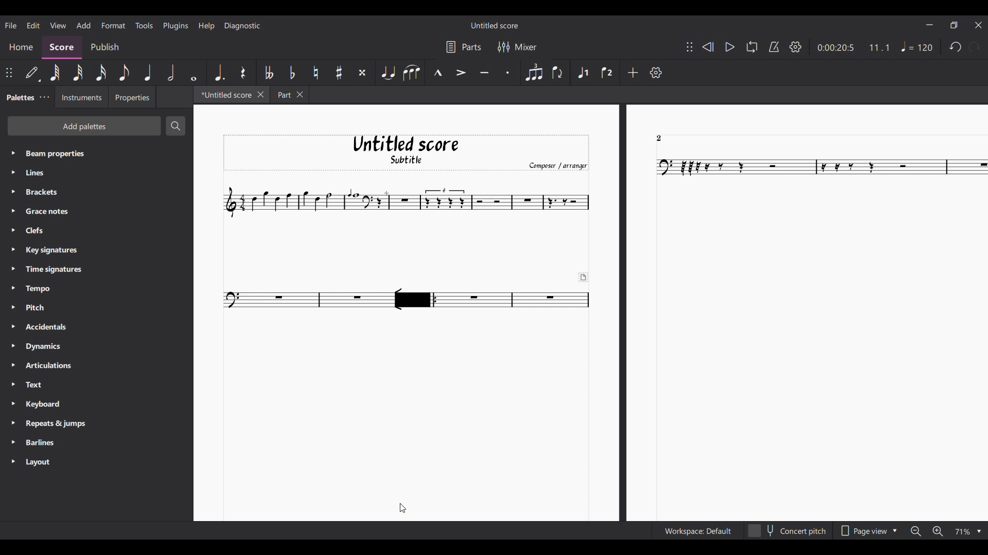 The image size is (988, 555). What do you see at coordinates (144, 25) in the screenshot?
I see `Tools menu` at bounding box center [144, 25].